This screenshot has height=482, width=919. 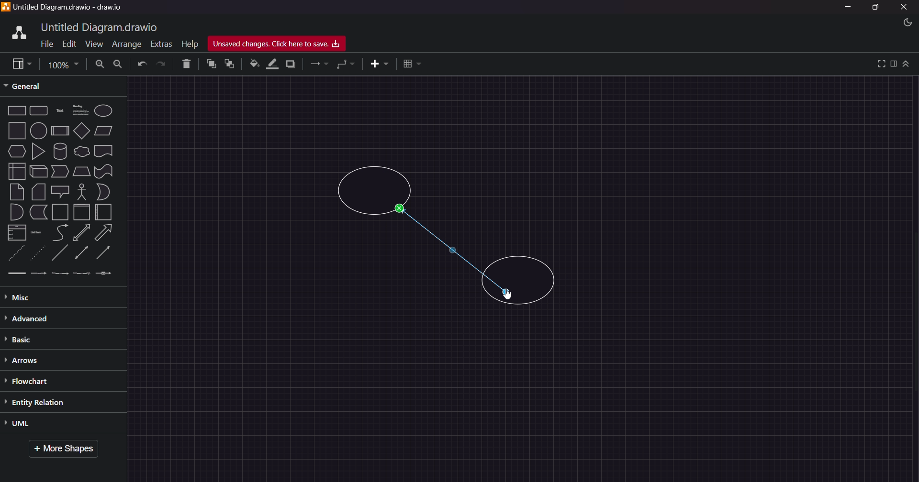 What do you see at coordinates (319, 65) in the screenshot?
I see `connections` at bounding box center [319, 65].